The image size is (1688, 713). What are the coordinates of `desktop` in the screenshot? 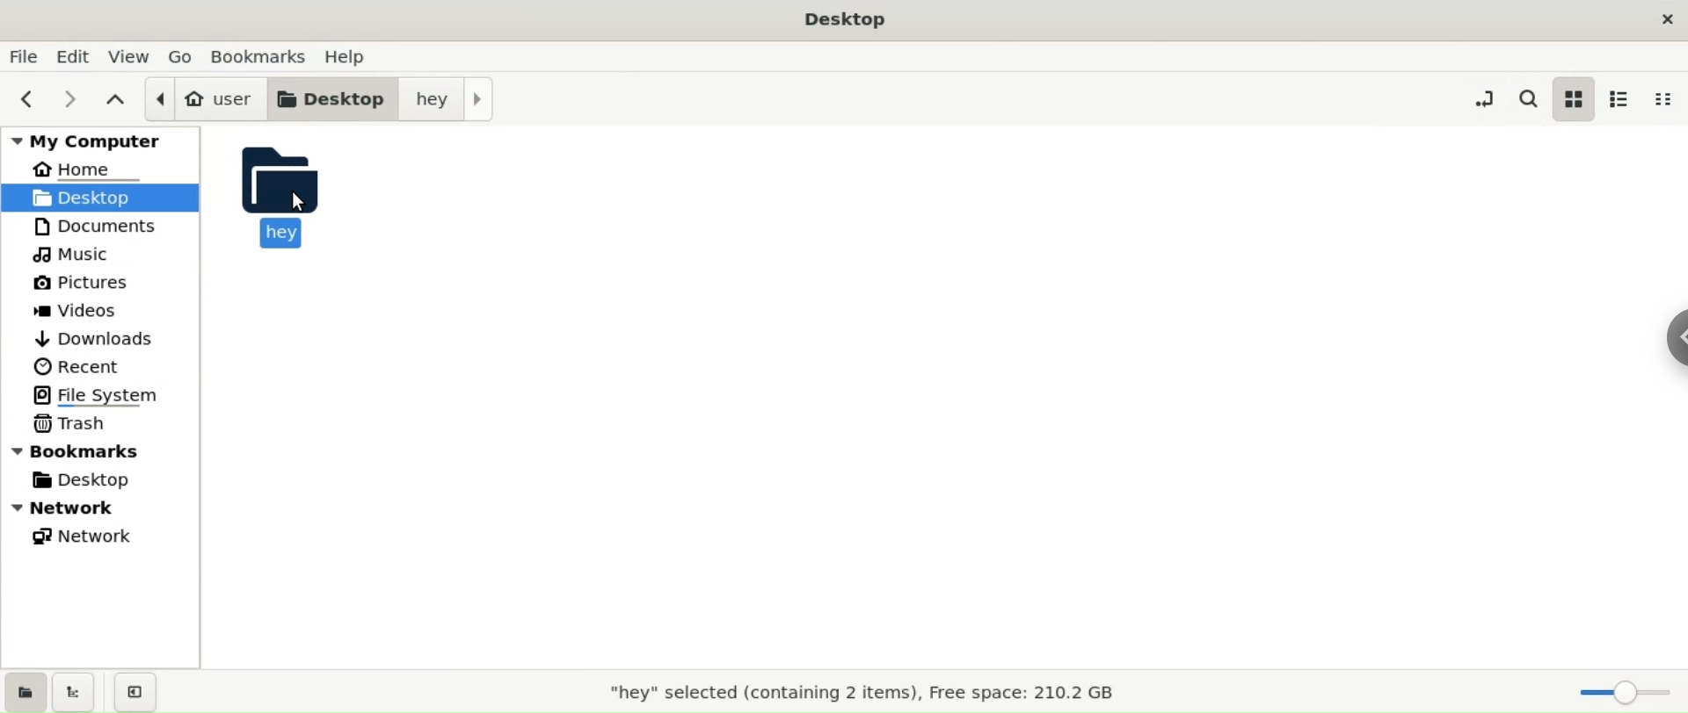 It's located at (330, 99).